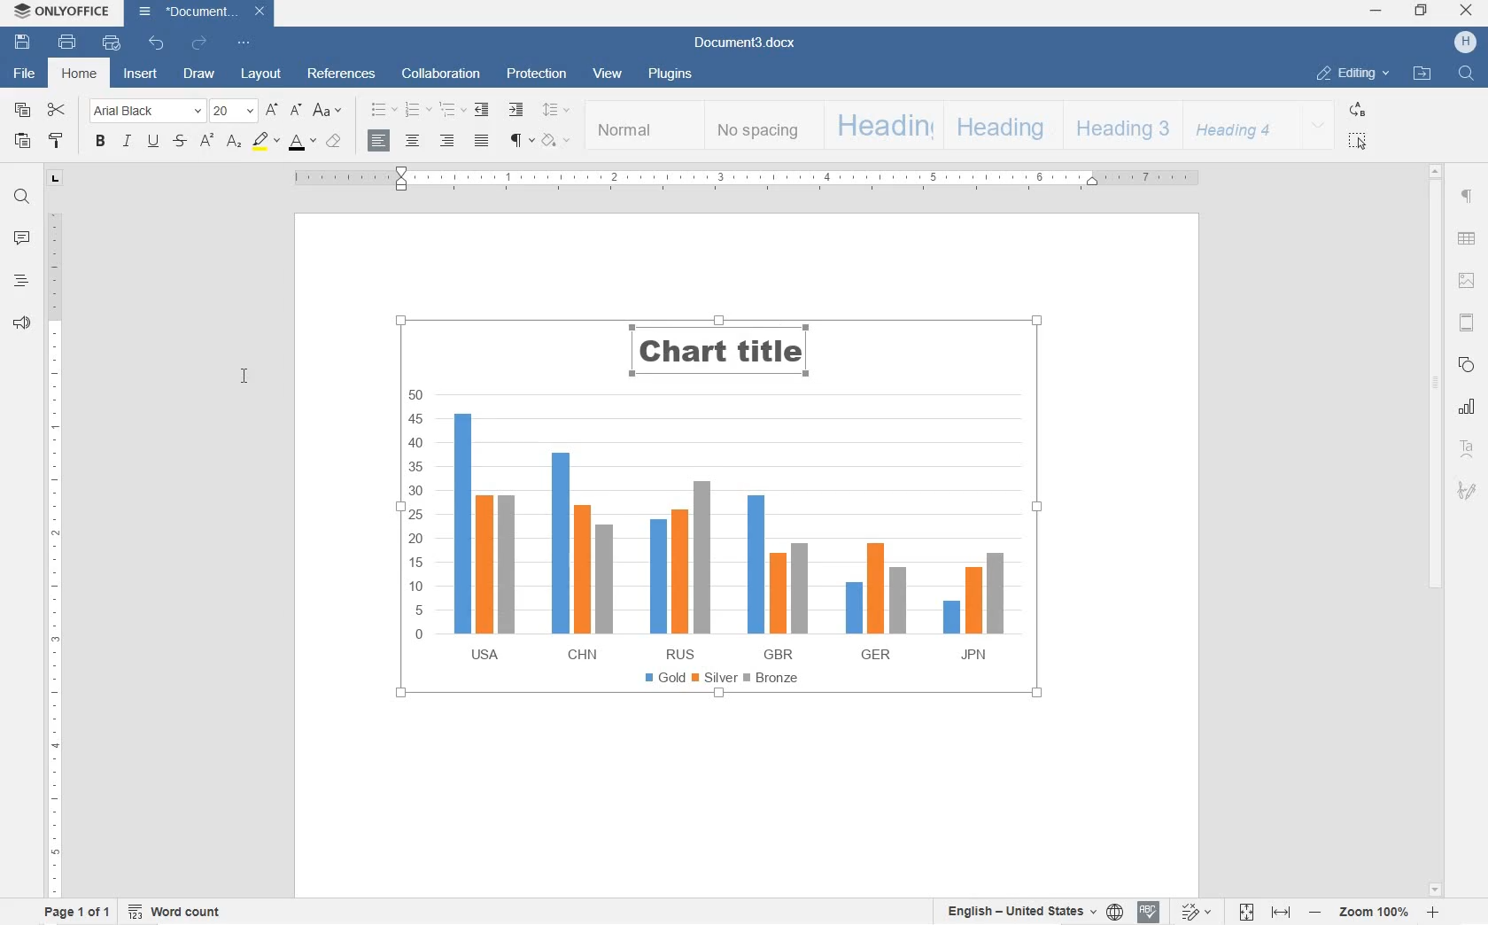 Image resolution: width=1488 pixels, height=925 pixels. Describe the element at coordinates (743, 44) in the screenshot. I see `Document3.docx` at that location.